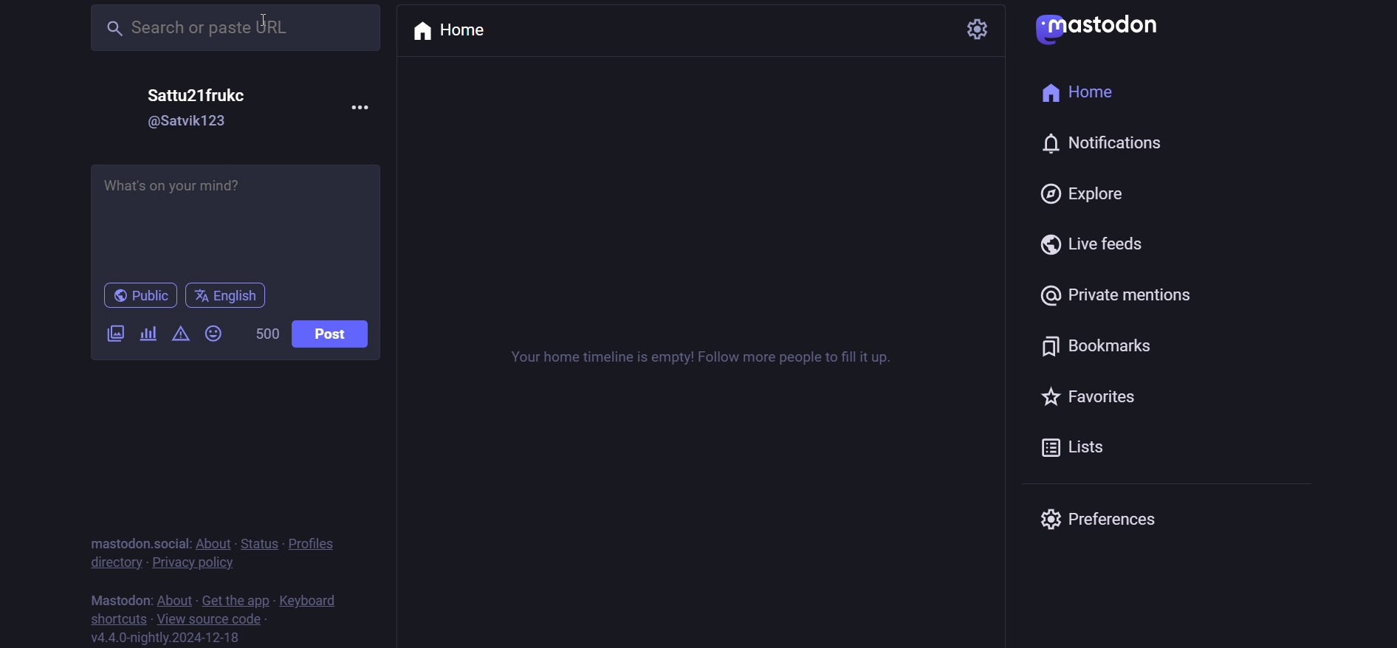  Describe the element at coordinates (186, 123) in the screenshot. I see `id` at that location.